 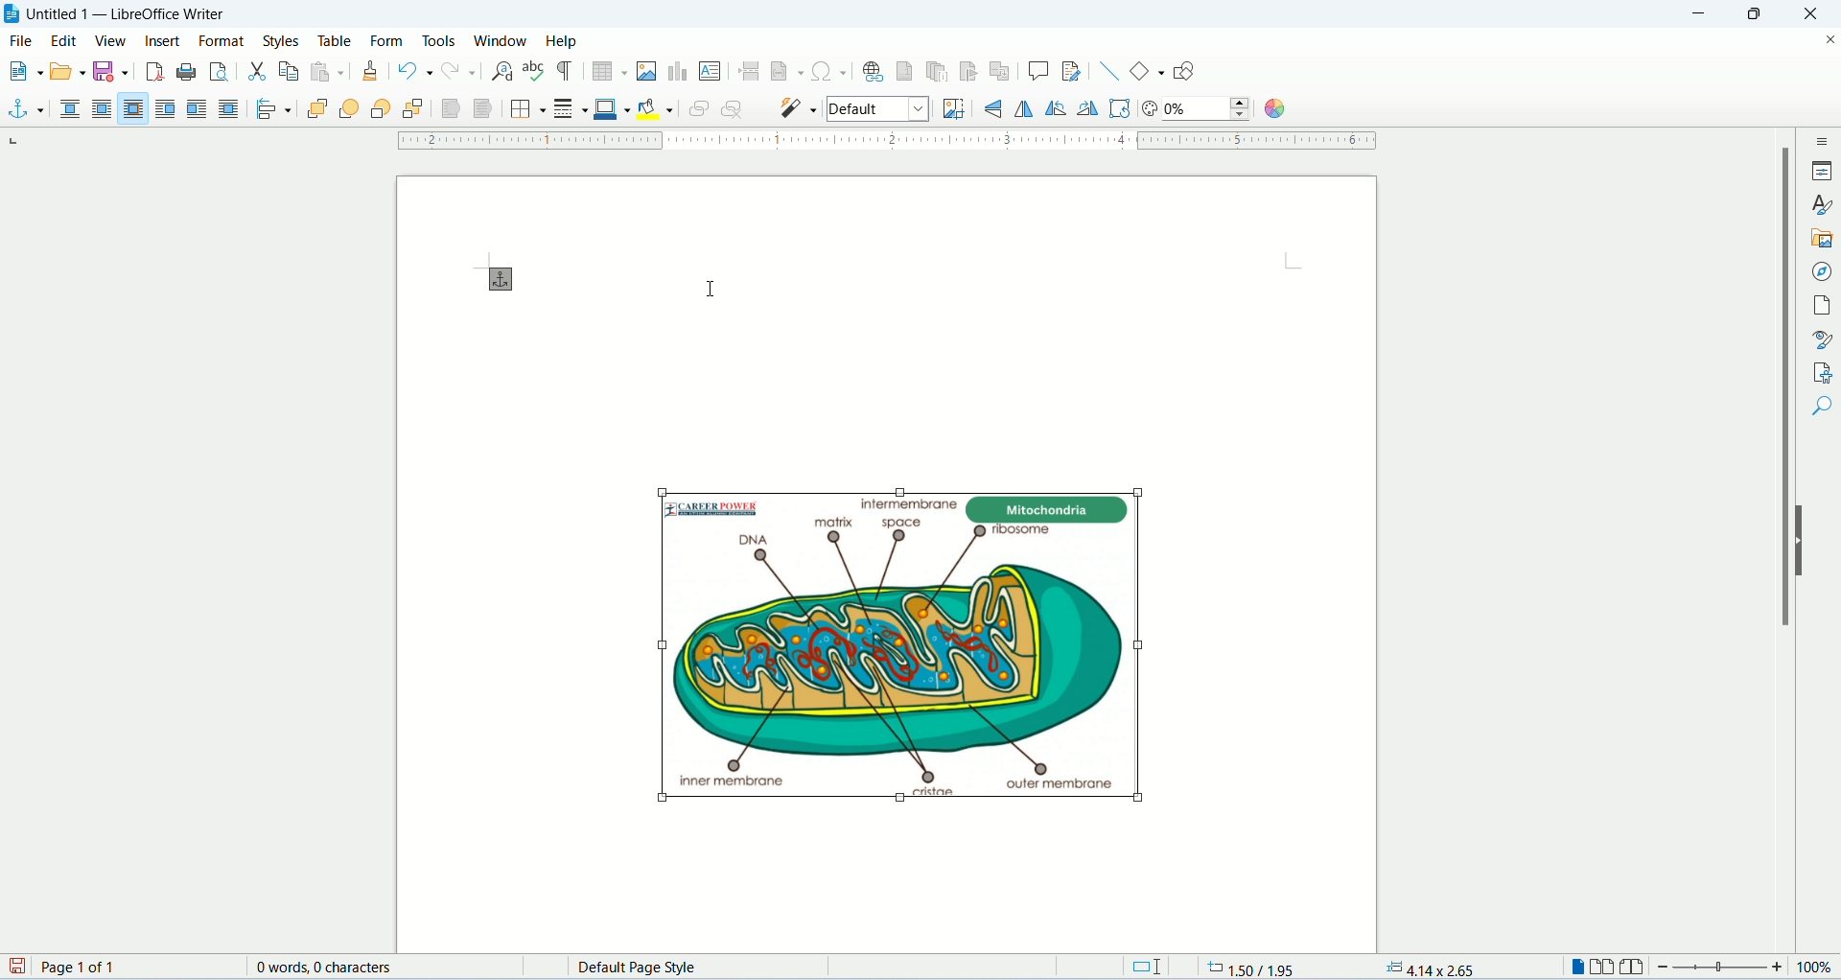 What do you see at coordinates (133, 107) in the screenshot?
I see `optimal` at bounding box center [133, 107].